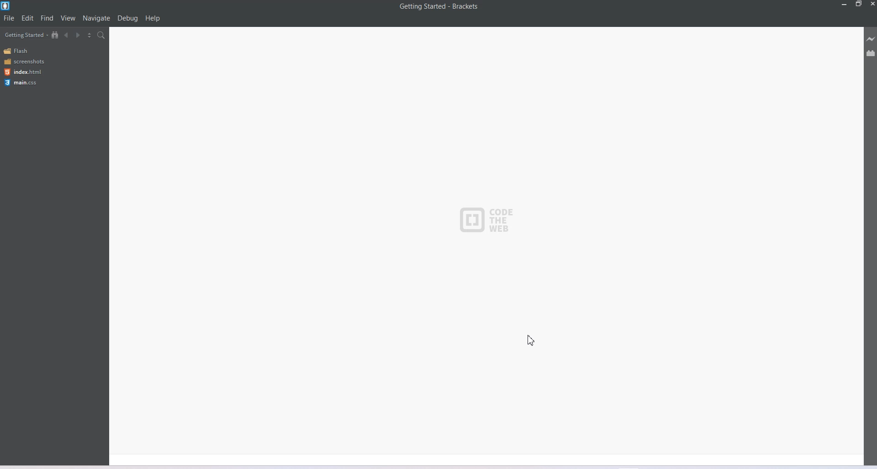 The height and width of the screenshot is (469, 877). I want to click on Flash, so click(17, 51).